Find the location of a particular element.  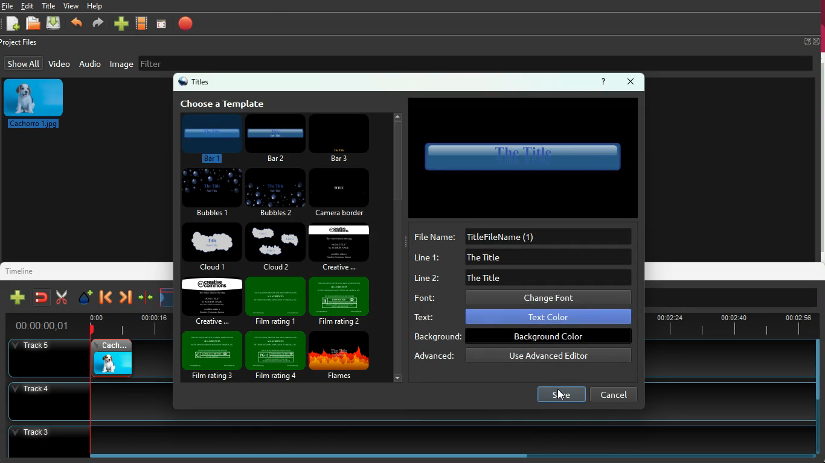

file is located at coordinates (8, 6).